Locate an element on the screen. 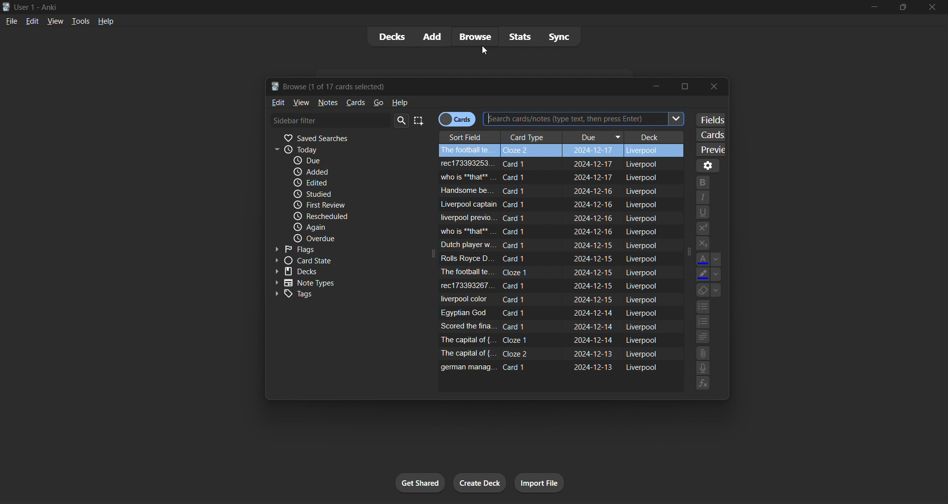  options is located at coordinates (711, 166).